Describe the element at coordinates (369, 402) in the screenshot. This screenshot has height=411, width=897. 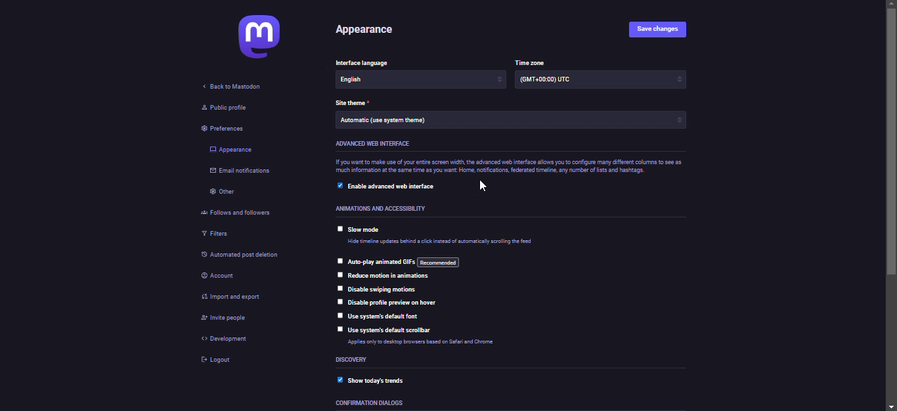
I see `confirmation dialogs` at that location.